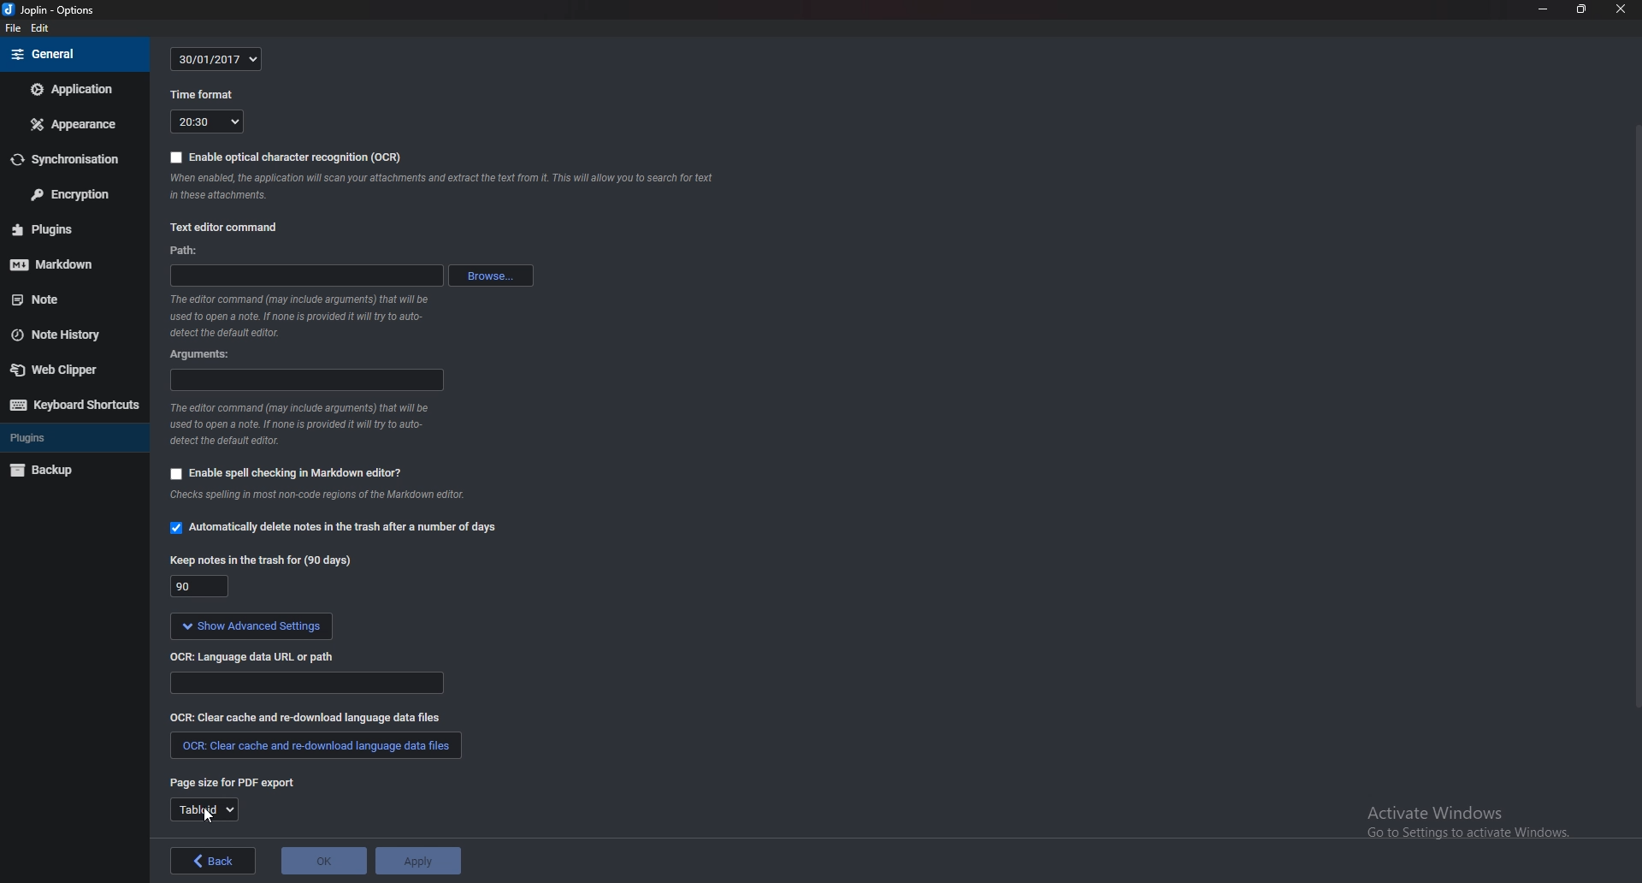 The image size is (1642, 883). I want to click on edit, so click(42, 28).